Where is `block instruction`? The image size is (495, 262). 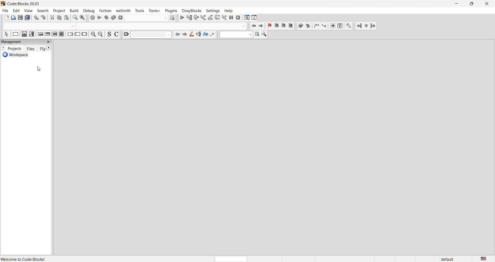 block instruction is located at coordinates (62, 34).